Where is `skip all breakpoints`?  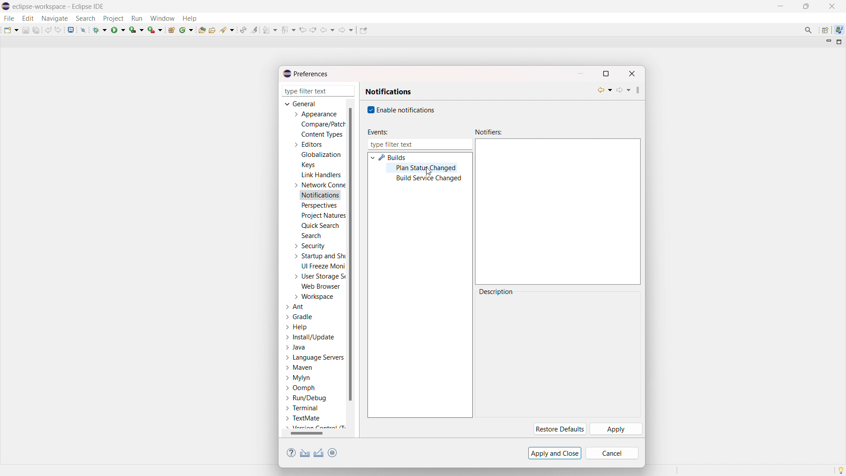 skip all breakpoints is located at coordinates (83, 30).